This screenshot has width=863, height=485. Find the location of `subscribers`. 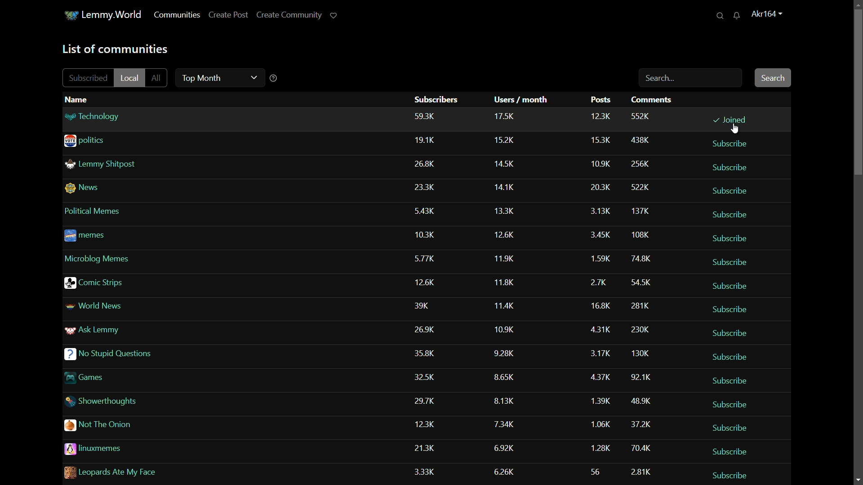

subscribers is located at coordinates (427, 330).